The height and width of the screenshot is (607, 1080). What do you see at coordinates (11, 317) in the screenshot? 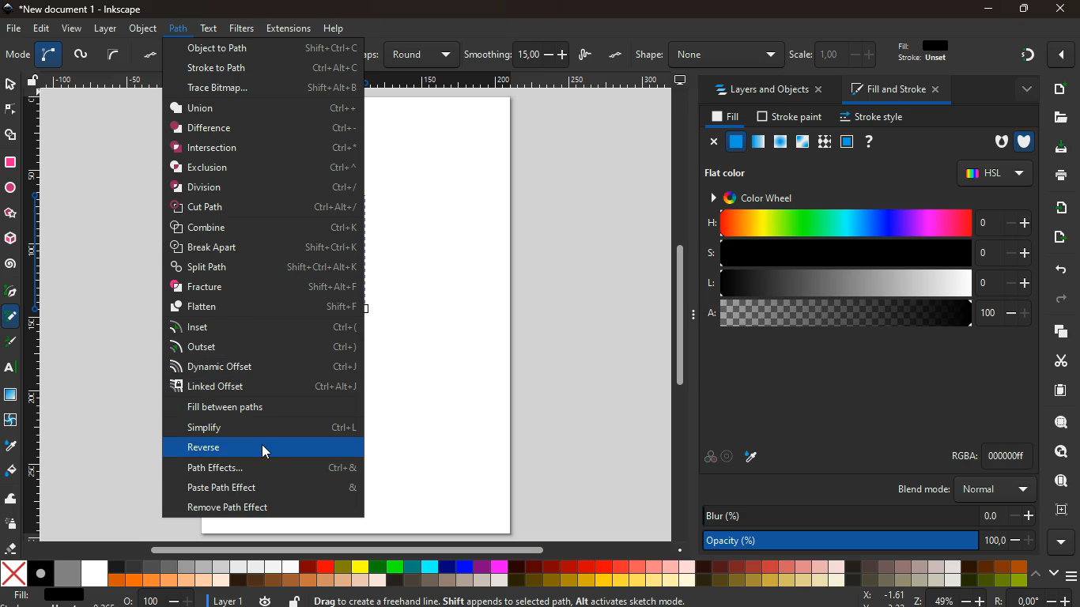
I see `coloring` at bounding box center [11, 317].